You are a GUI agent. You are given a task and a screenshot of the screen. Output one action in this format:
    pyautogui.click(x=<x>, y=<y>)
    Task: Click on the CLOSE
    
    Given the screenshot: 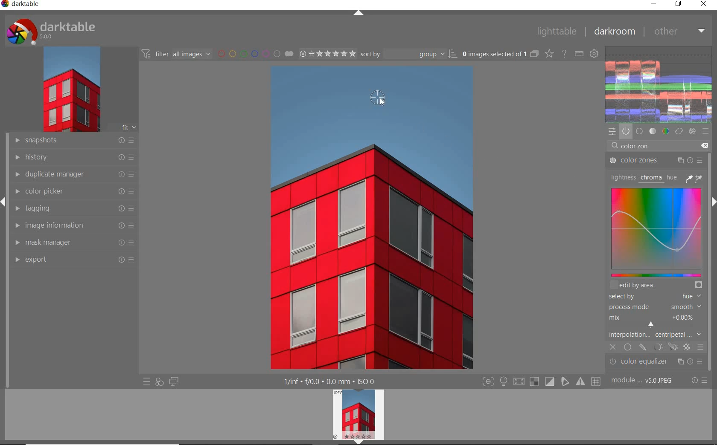 What is the action you would take?
    pyautogui.click(x=613, y=347)
    